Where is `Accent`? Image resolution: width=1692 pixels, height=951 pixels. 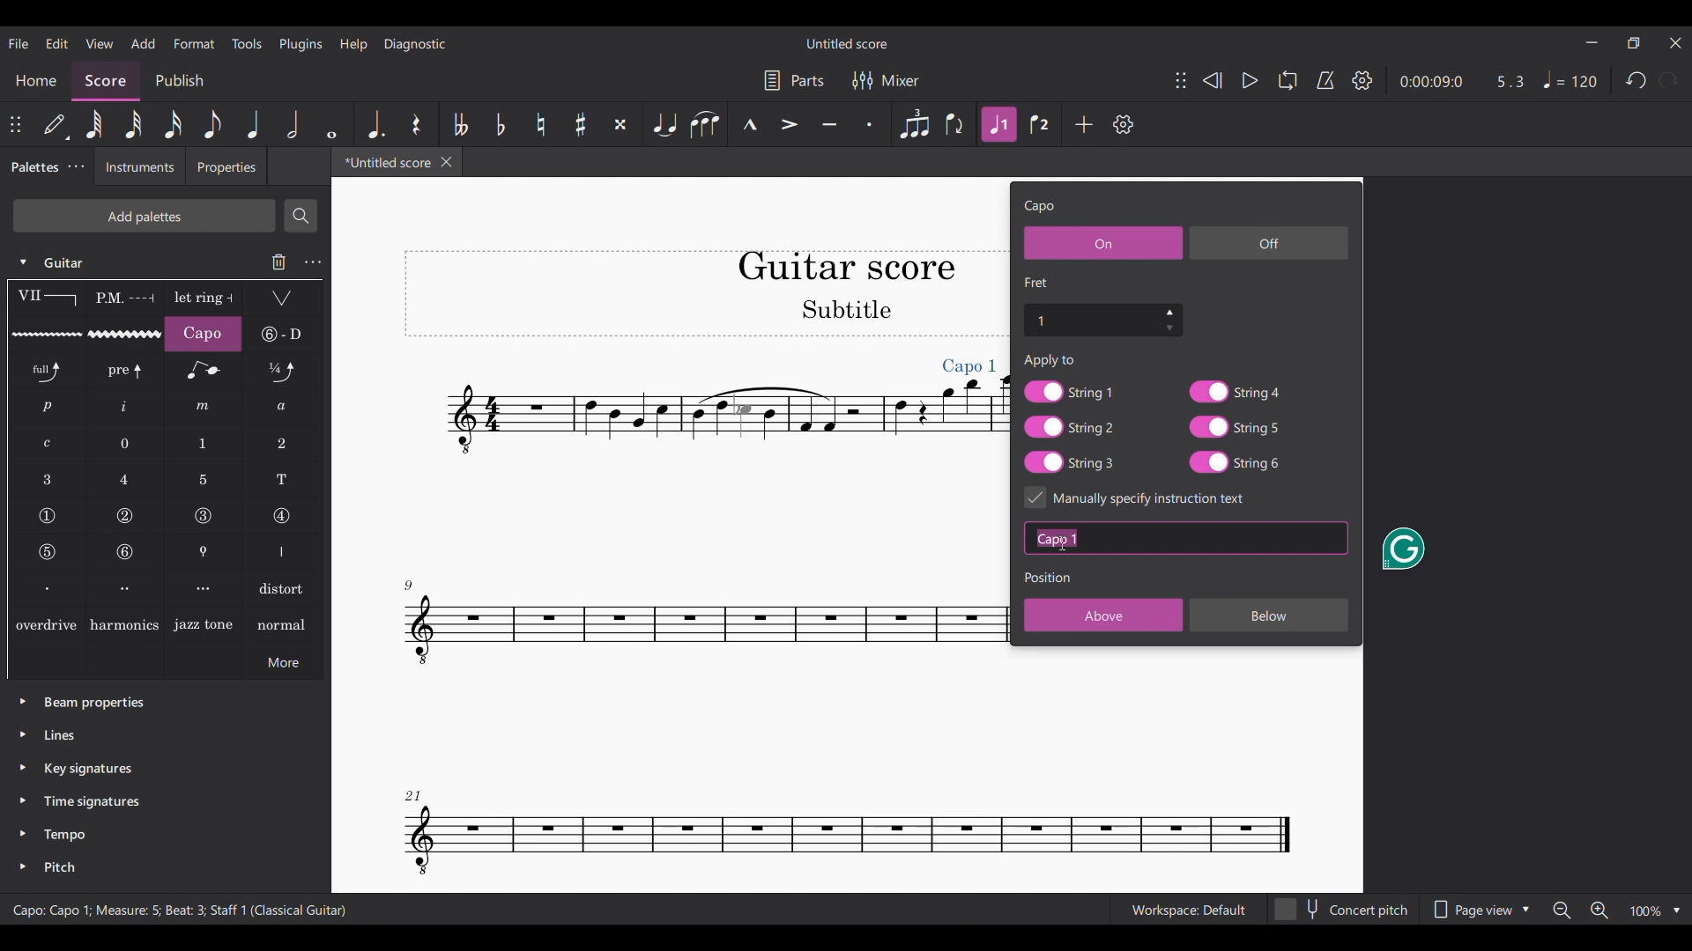
Accent is located at coordinates (790, 124).